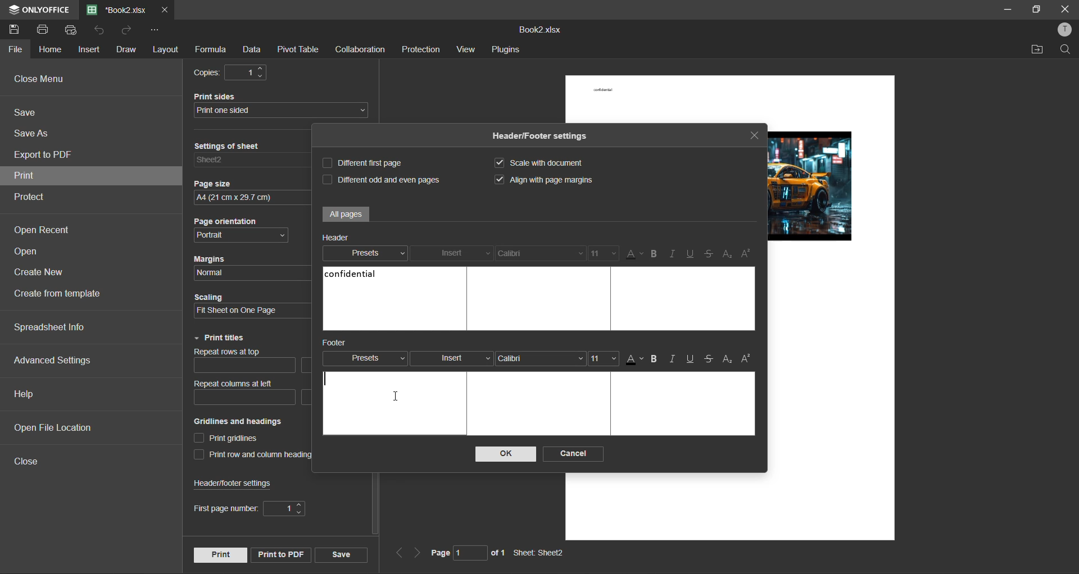  Describe the element at coordinates (673, 359) in the screenshot. I see `italic` at that location.